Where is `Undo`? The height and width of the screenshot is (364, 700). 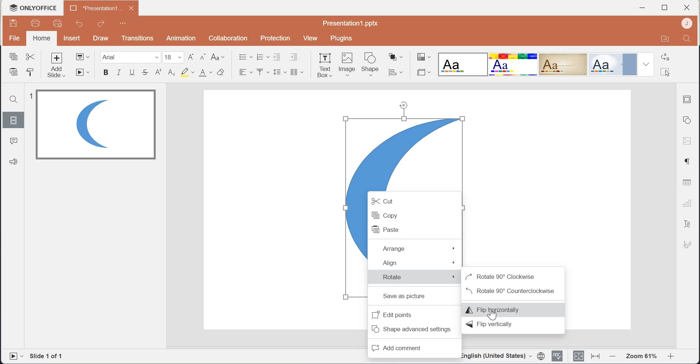 Undo is located at coordinates (79, 24).